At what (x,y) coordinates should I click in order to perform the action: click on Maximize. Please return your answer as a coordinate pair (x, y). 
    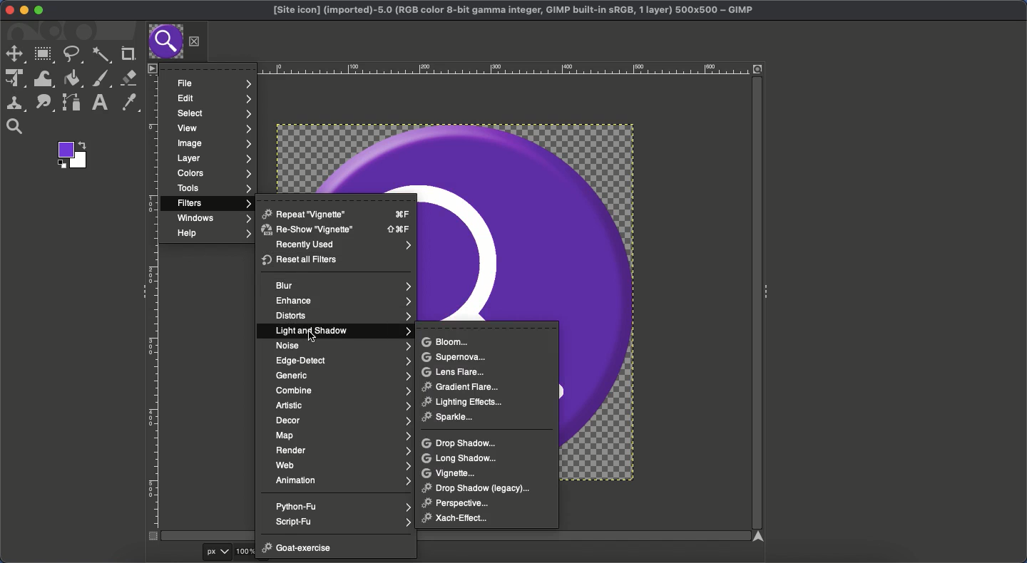
    Looking at the image, I should click on (39, 11).